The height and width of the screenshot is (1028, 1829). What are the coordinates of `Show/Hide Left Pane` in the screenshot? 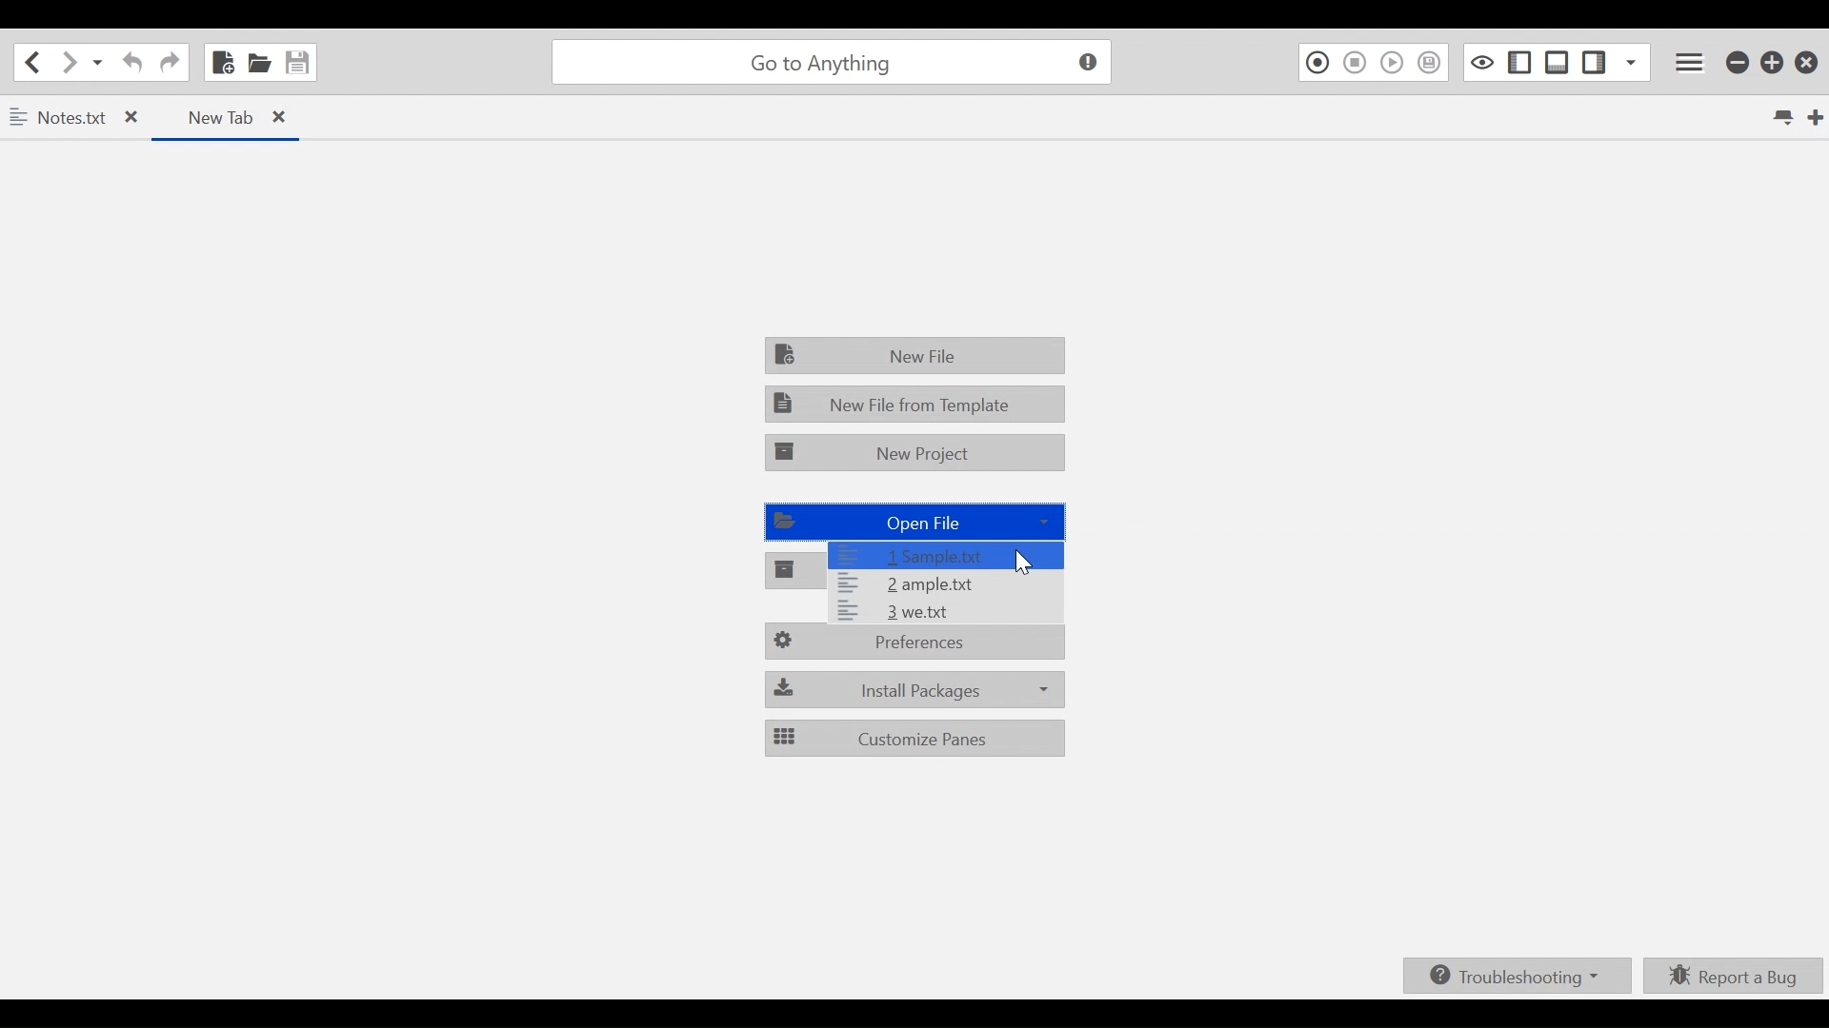 It's located at (1594, 62).